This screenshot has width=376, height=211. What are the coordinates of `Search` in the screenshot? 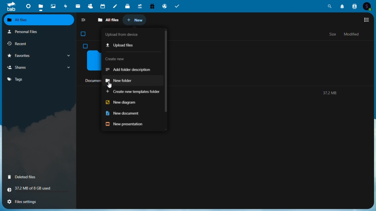 It's located at (331, 5).